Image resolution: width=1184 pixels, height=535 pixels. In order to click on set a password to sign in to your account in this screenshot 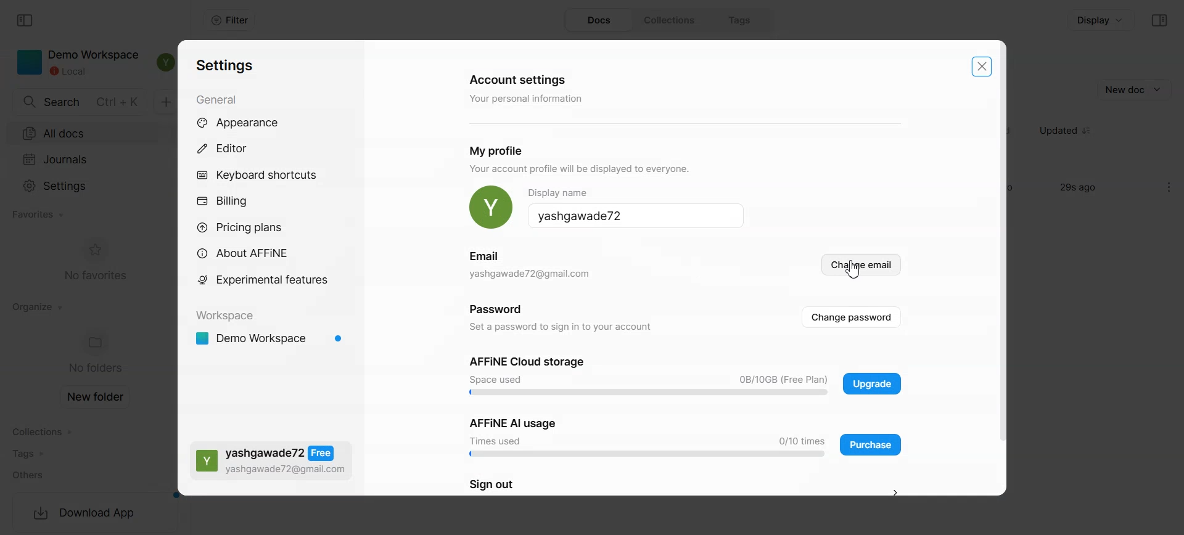, I will do `click(567, 329)`.